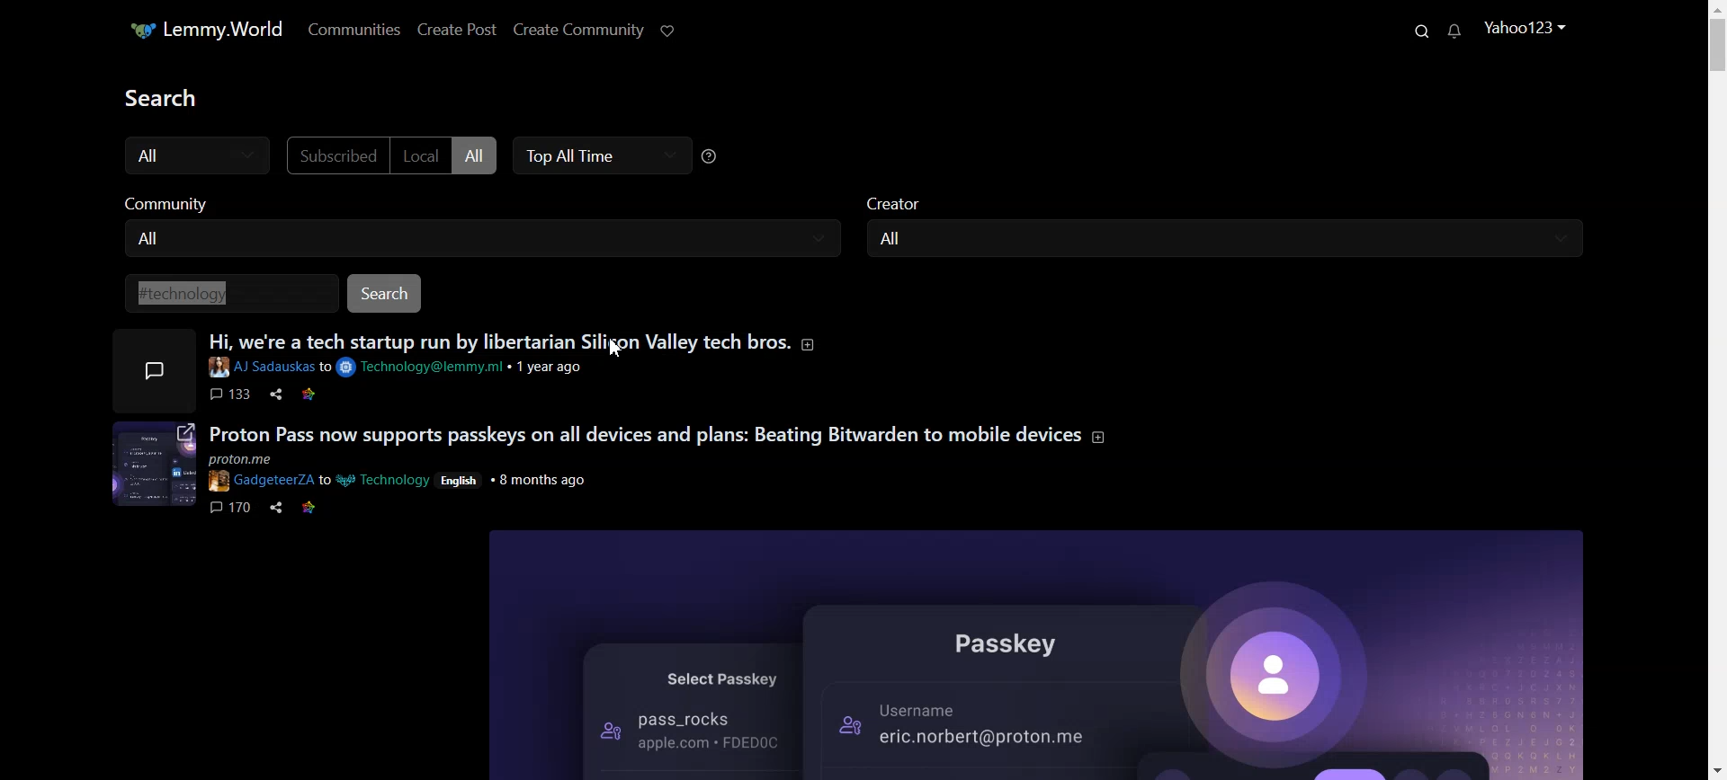 The height and width of the screenshot is (780, 1727). I want to click on cursor, so click(615, 350).